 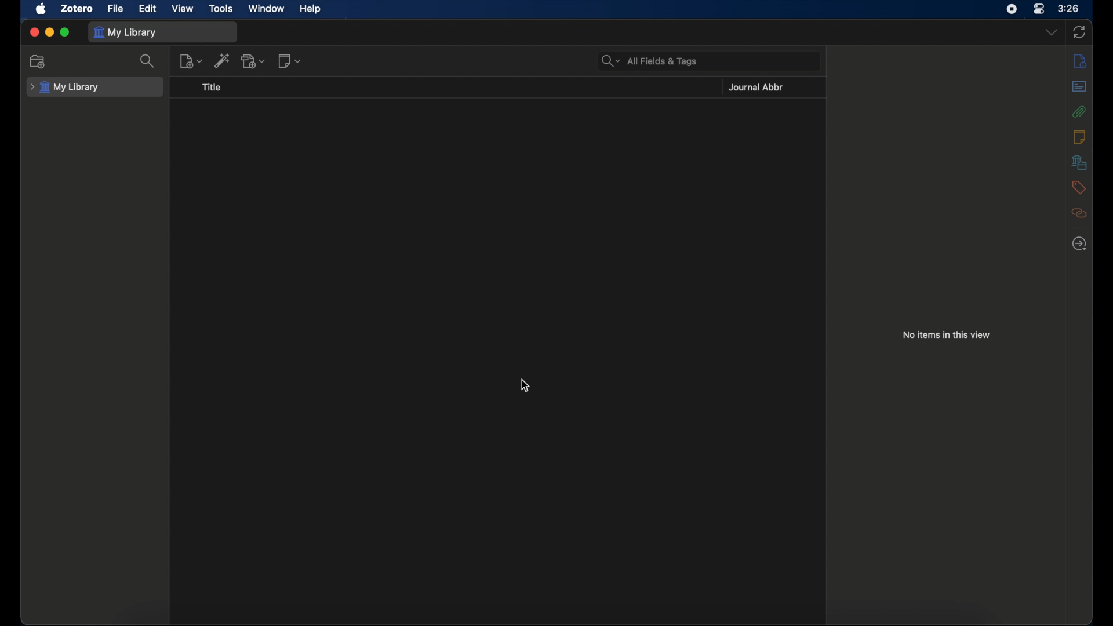 I want to click on abstract, so click(x=1081, y=86).